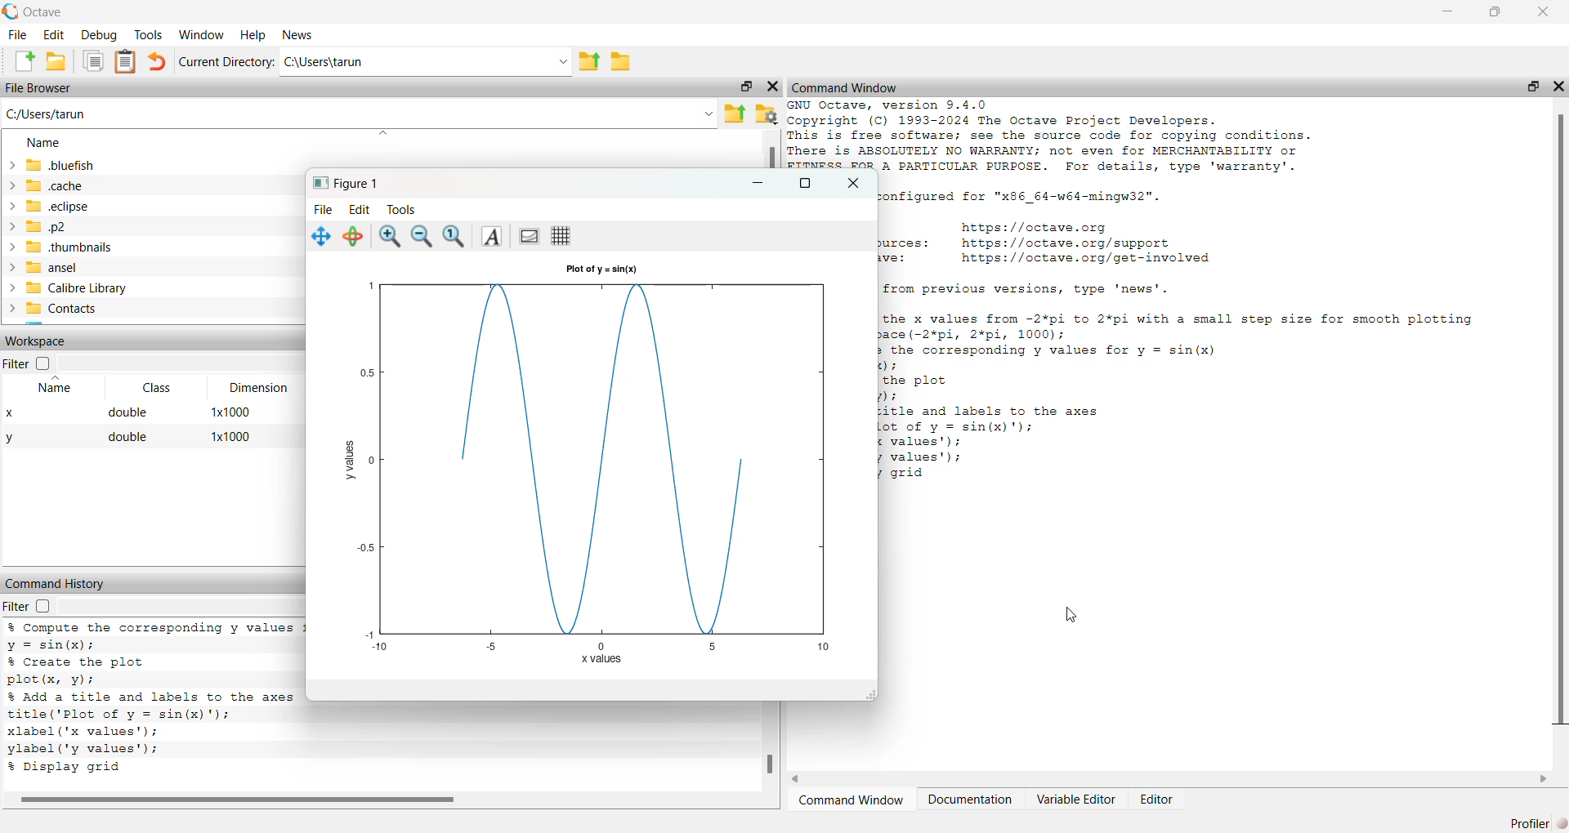 This screenshot has height=833, width=1569. Describe the element at coordinates (10, 11) in the screenshot. I see `logo` at that location.